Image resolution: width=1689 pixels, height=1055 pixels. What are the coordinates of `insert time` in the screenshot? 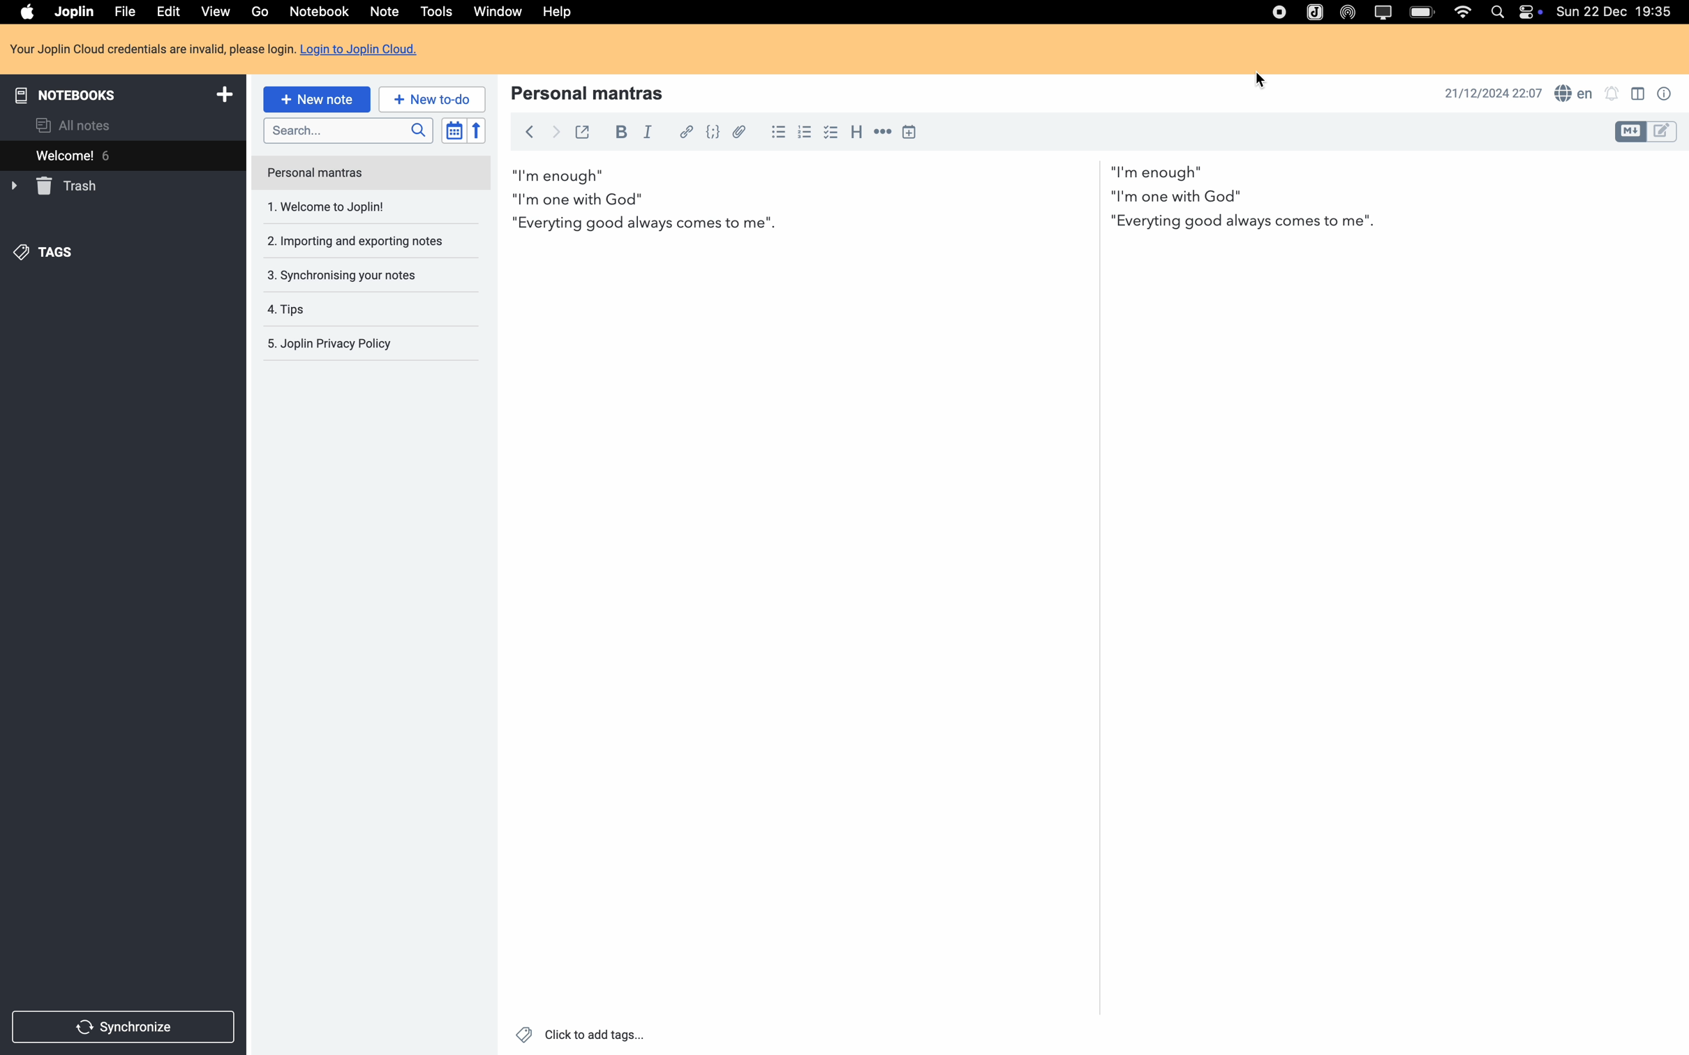 It's located at (912, 131).